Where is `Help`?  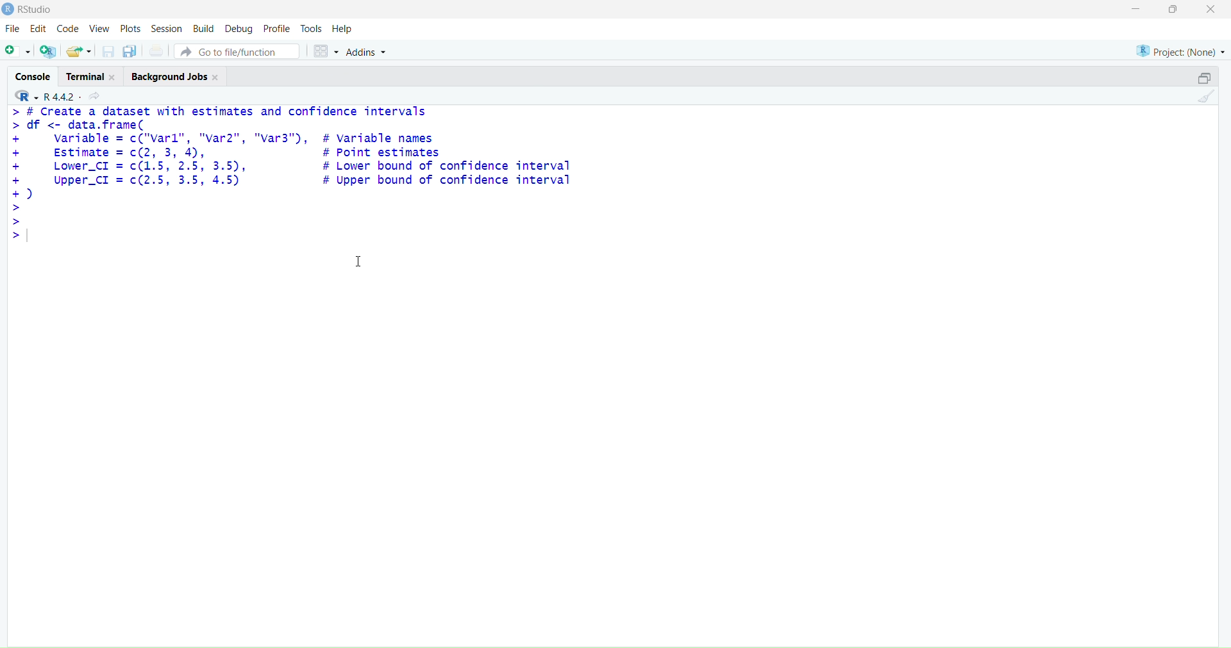 Help is located at coordinates (342, 29).